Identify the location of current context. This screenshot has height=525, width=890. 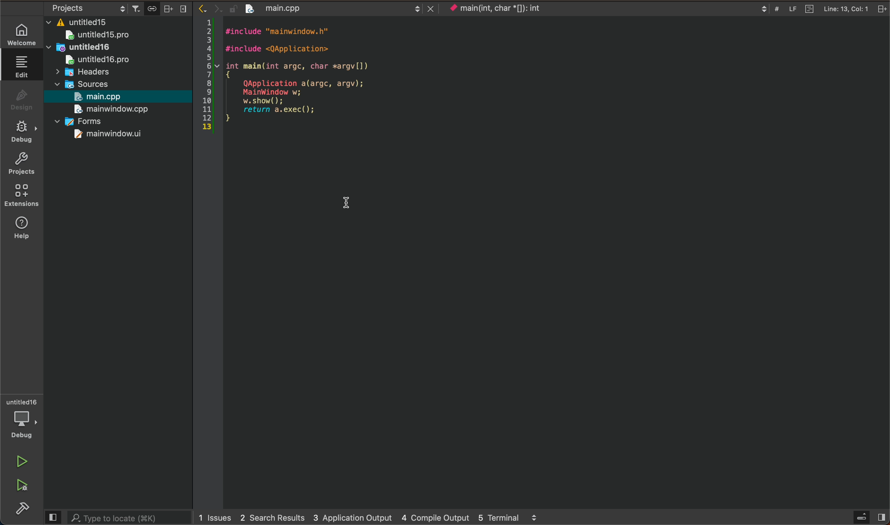
(494, 9).